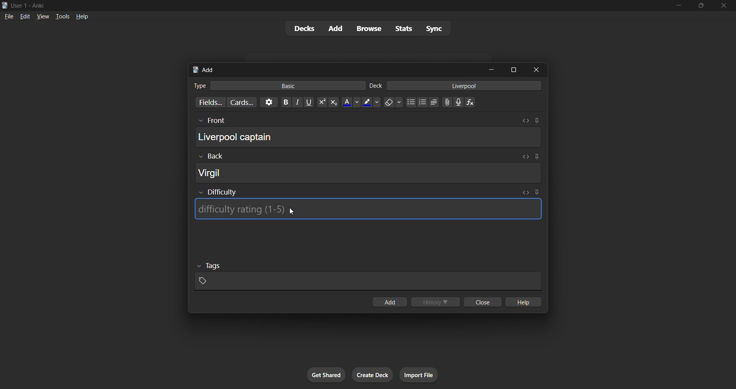 This screenshot has width=736, height=389. What do you see at coordinates (29, 6) in the screenshot?
I see `Text` at bounding box center [29, 6].